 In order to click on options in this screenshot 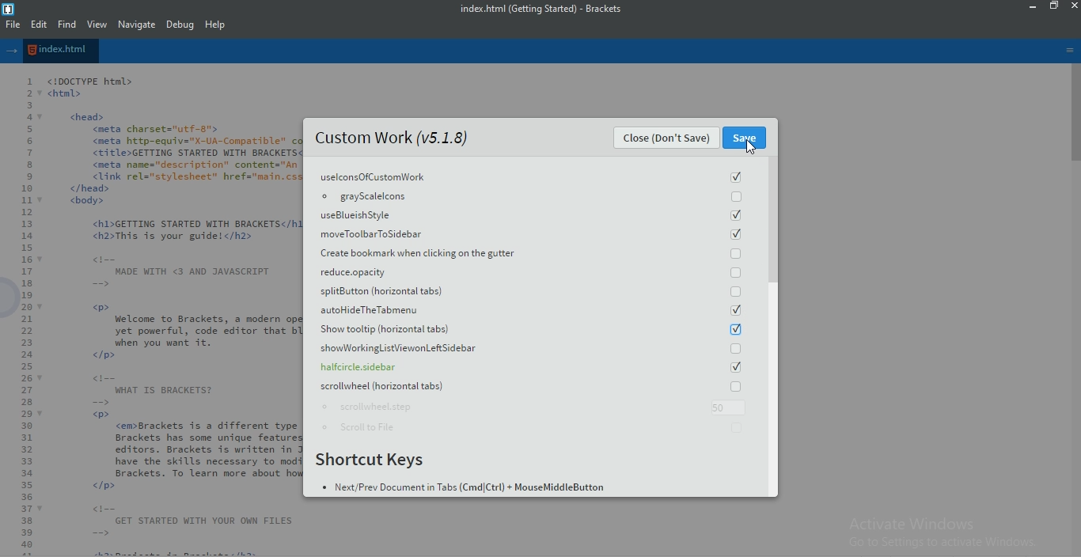, I will do `click(1070, 51)`.